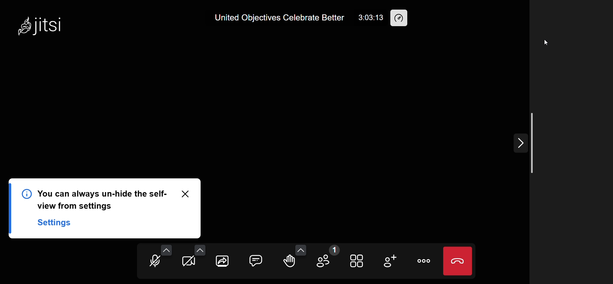  What do you see at coordinates (519, 143) in the screenshot?
I see `expand/collapse` at bounding box center [519, 143].